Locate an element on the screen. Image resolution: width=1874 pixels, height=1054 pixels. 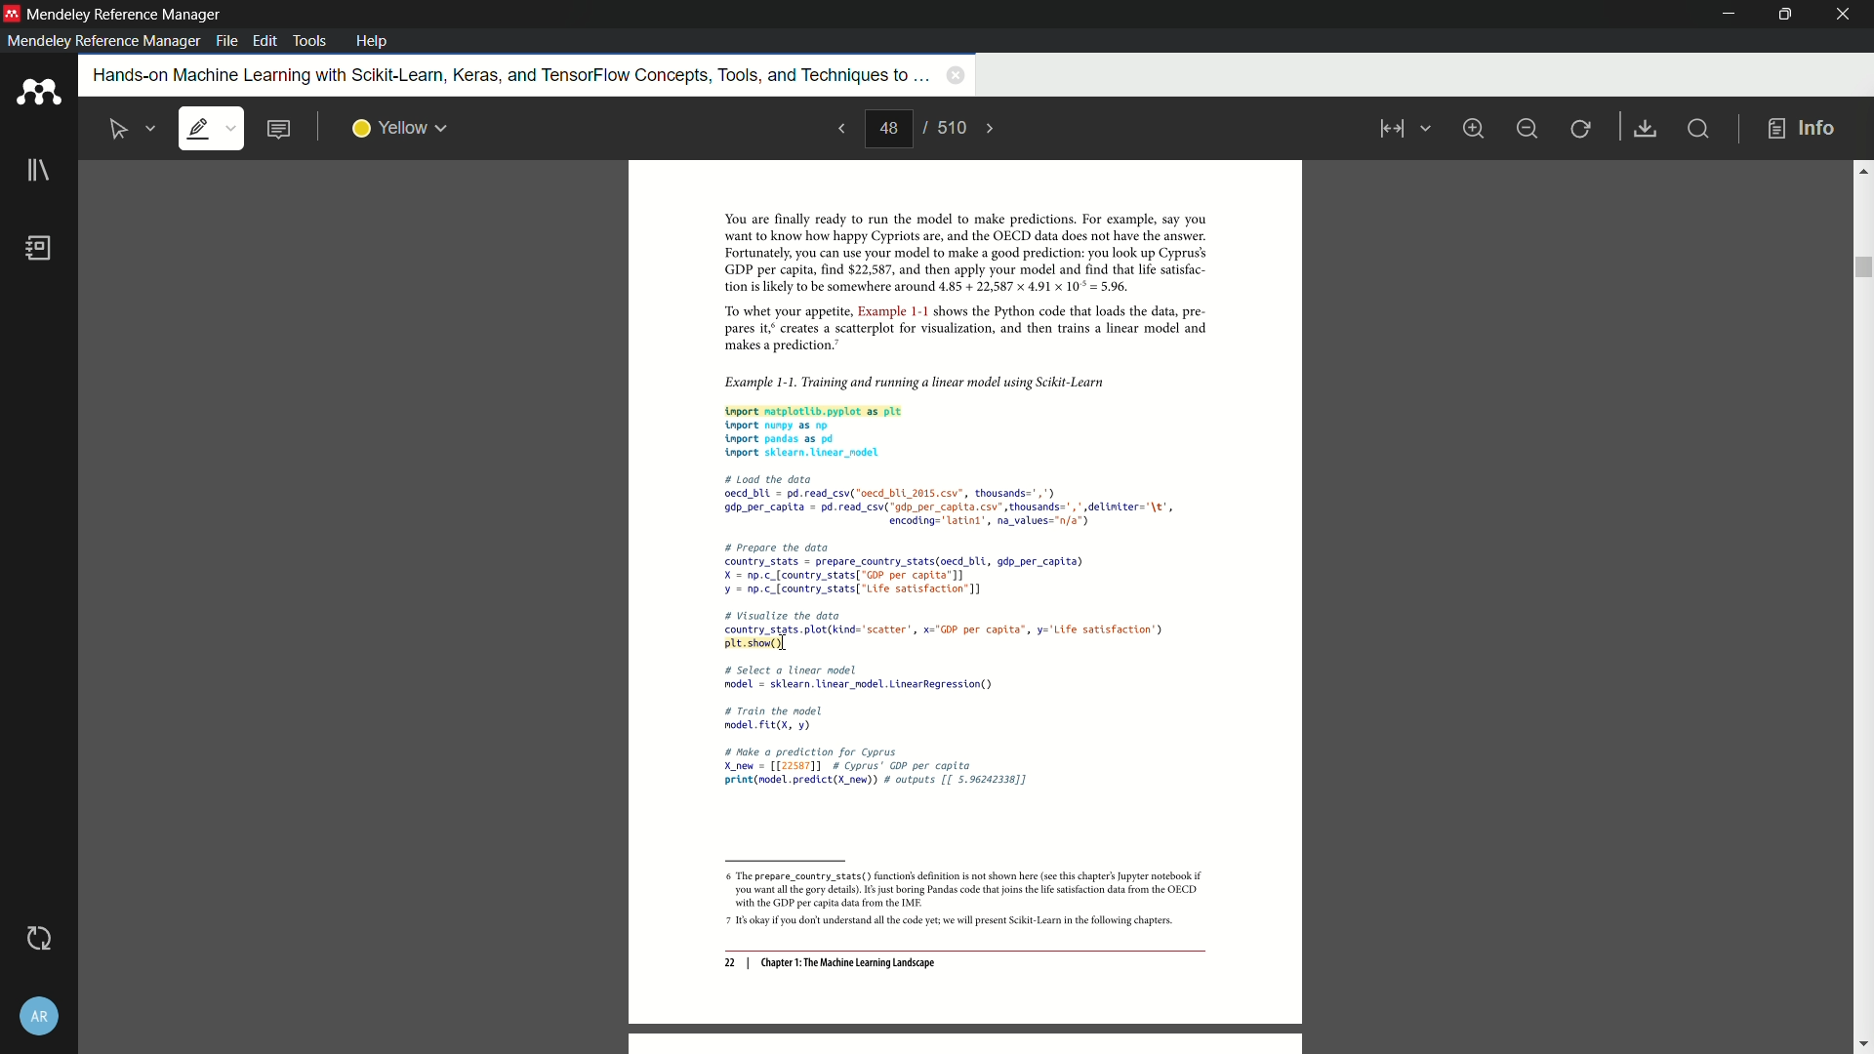
current page is located at coordinates (888, 129).